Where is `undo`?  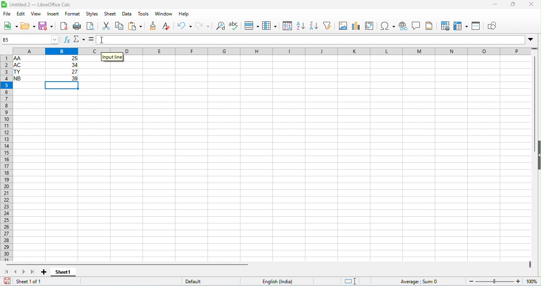 undo is located at coordinates (185, 25).